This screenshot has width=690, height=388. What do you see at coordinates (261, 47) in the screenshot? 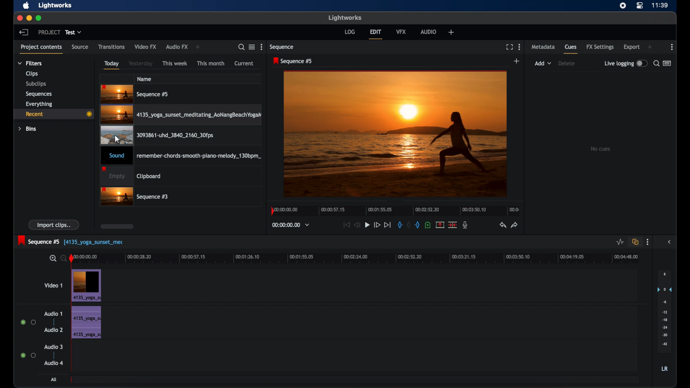
I see `more options` at bounding box center [261, 47].